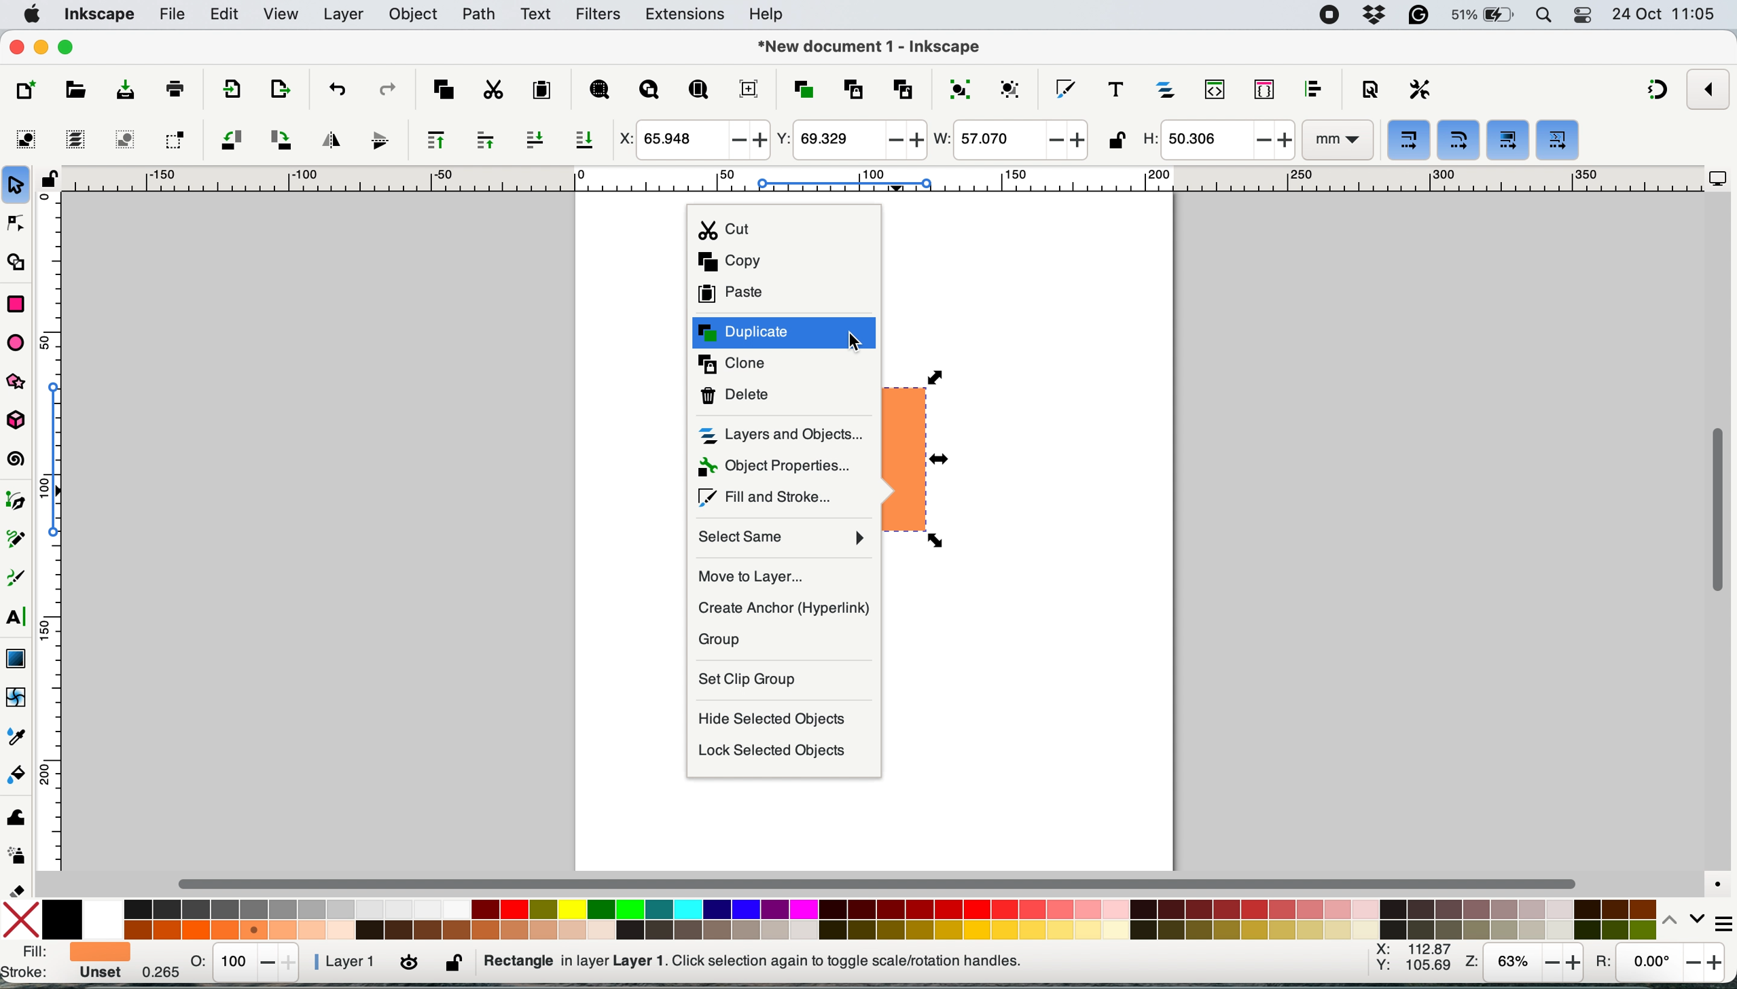  I want to click on horizontal scroll bar, so click(881, 883).